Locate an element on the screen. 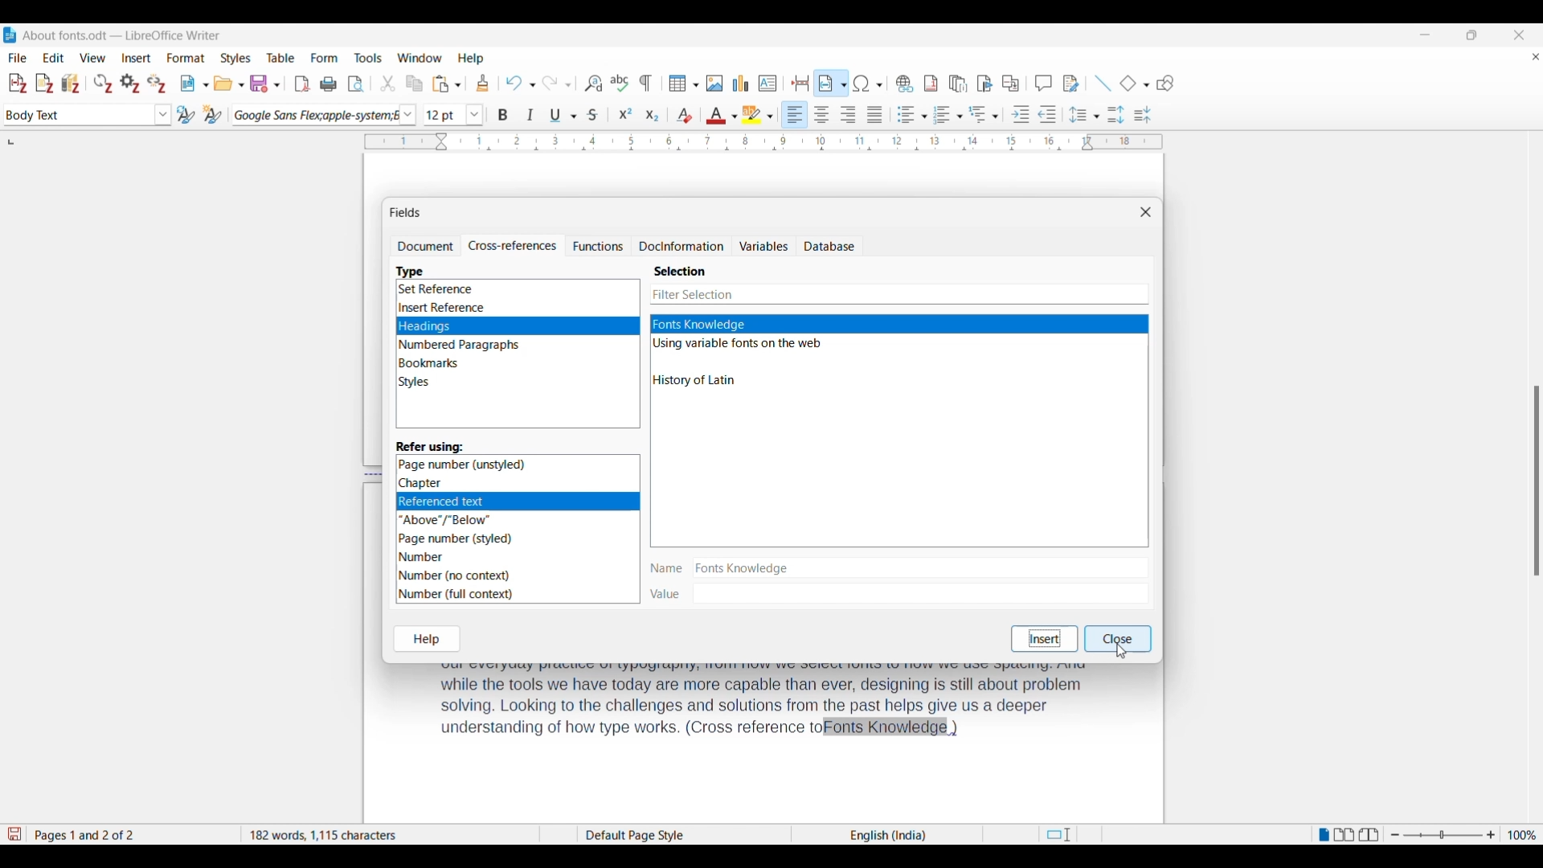 This screenshot has width=1543, height=868. Clone formatting is located at coordinates (483, 83).